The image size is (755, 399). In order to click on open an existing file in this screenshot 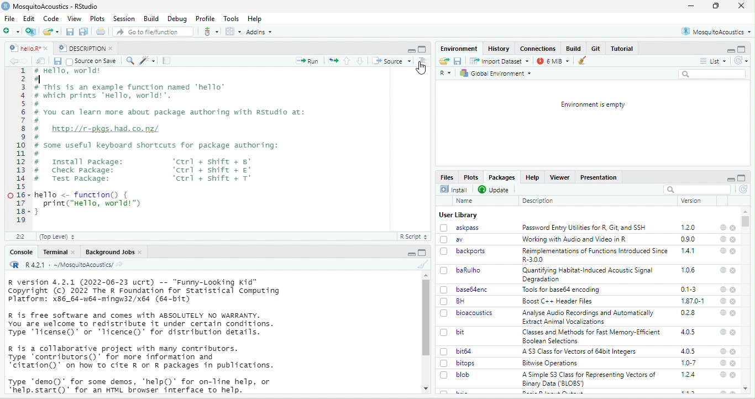, I will do `click(51, 31)`.